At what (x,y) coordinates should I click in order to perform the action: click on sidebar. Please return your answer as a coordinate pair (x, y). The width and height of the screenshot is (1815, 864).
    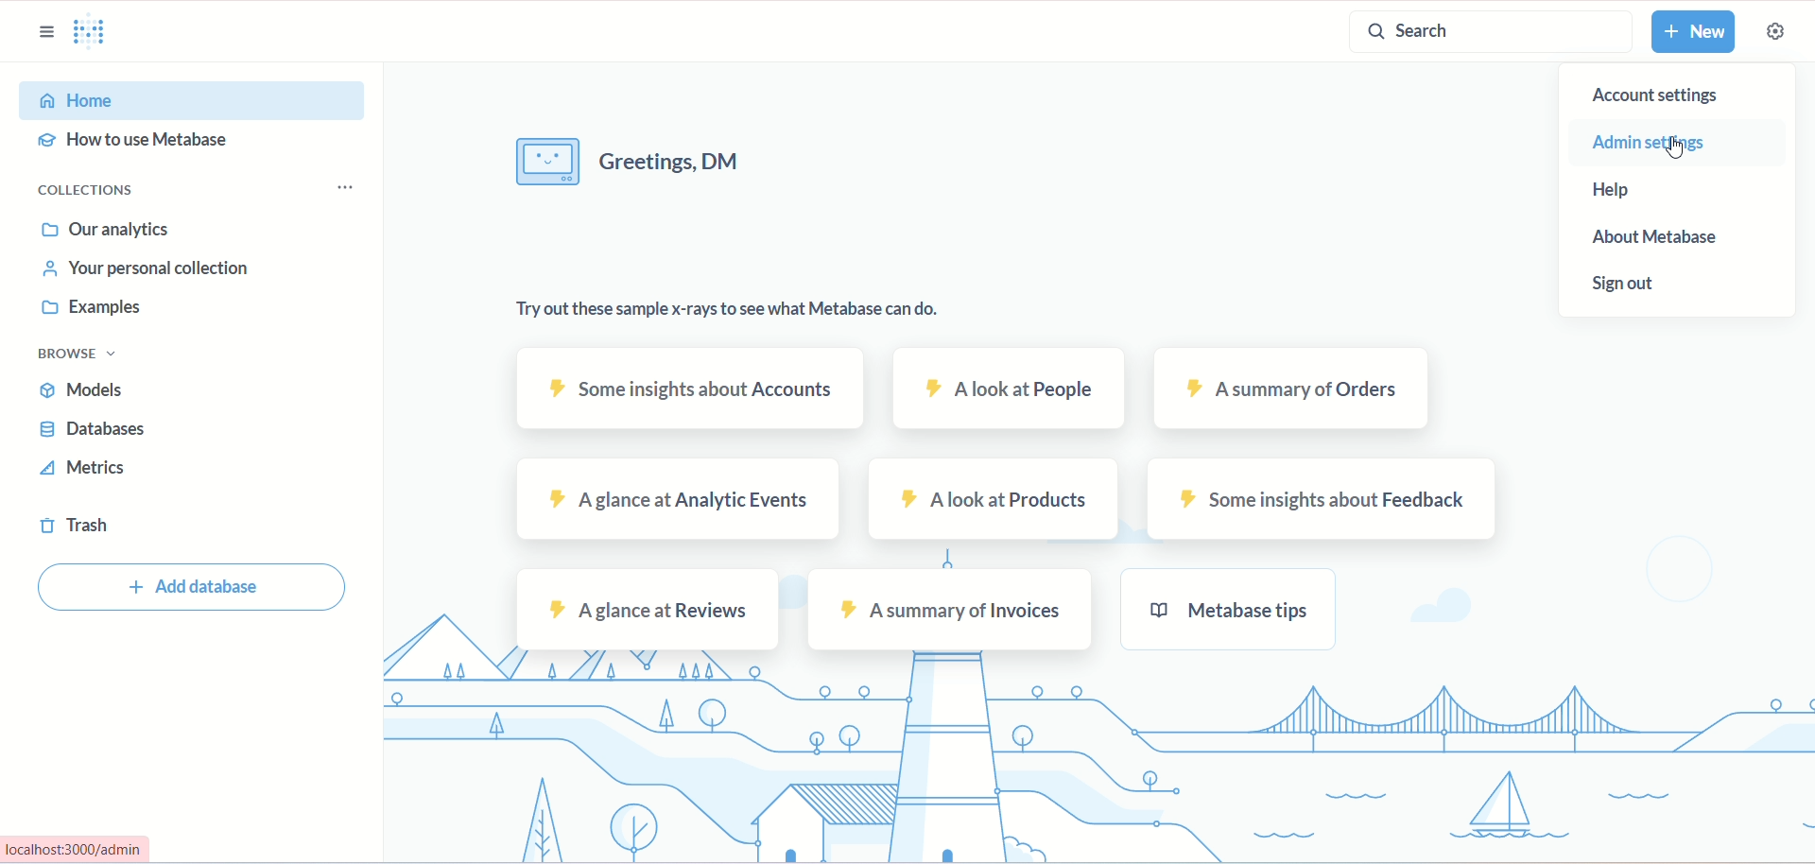
    Looking at the image, I should click on (35, 31).